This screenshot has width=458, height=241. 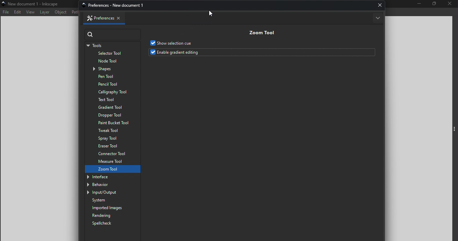 I want to click on Spray tool, so click(x=113, y=138).